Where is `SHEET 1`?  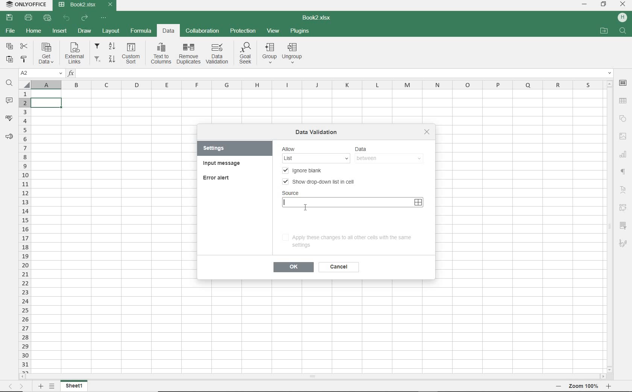
SHEET 1 is located at coordinates (74, 386).